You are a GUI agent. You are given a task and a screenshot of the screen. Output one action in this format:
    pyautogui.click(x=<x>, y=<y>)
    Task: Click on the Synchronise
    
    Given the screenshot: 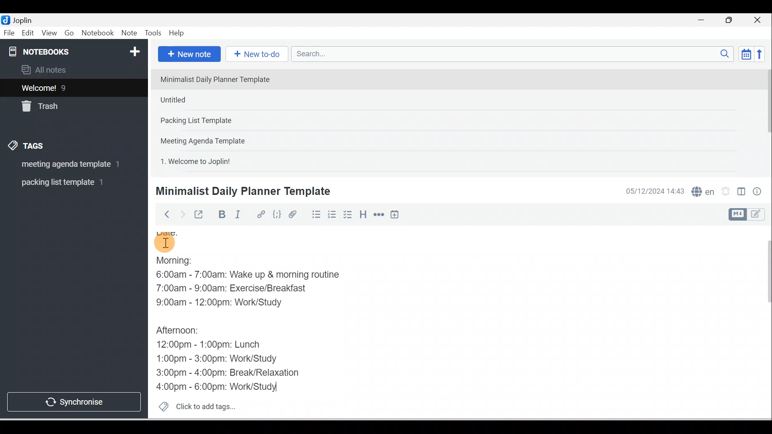 What is the action you would take?
    pyautogui.click(x=73, y=400)
    